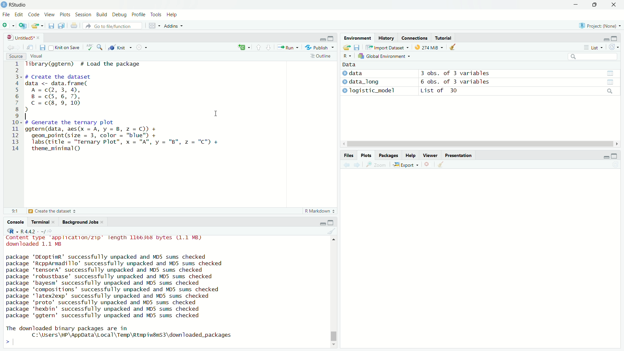  What do you see at coordinates (42, 48) in the screenshot?
I see `save` at bounding box center [42, 48].